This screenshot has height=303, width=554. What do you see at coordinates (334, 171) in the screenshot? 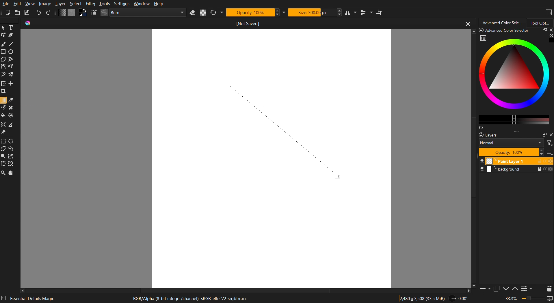
I see `Cursor` at bounding box center [334, 171].